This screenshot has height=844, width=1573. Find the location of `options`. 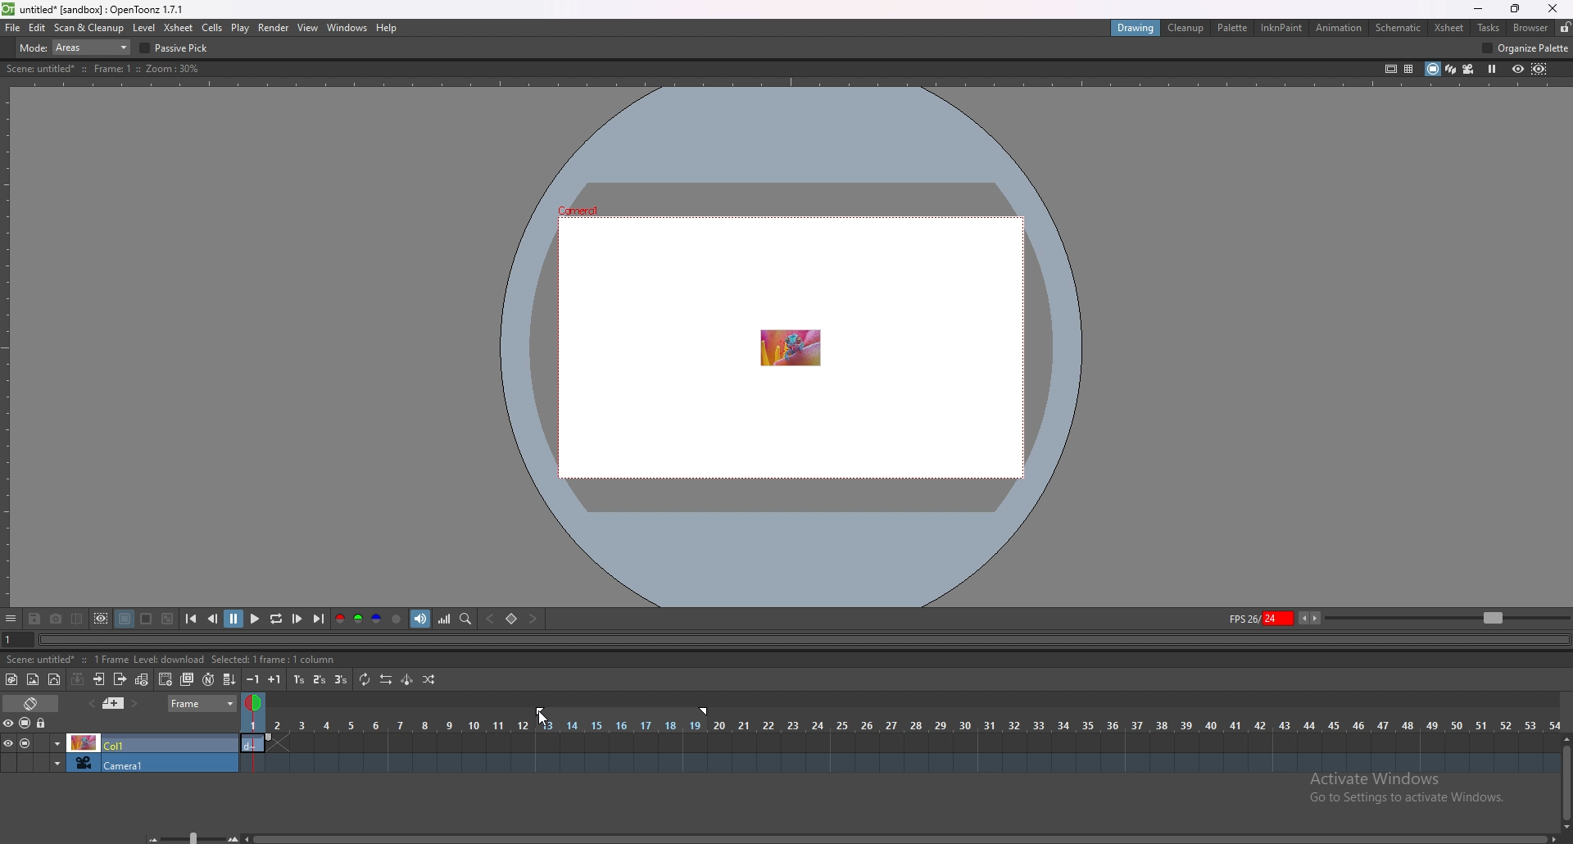

options is located at coordinates (11, 619).